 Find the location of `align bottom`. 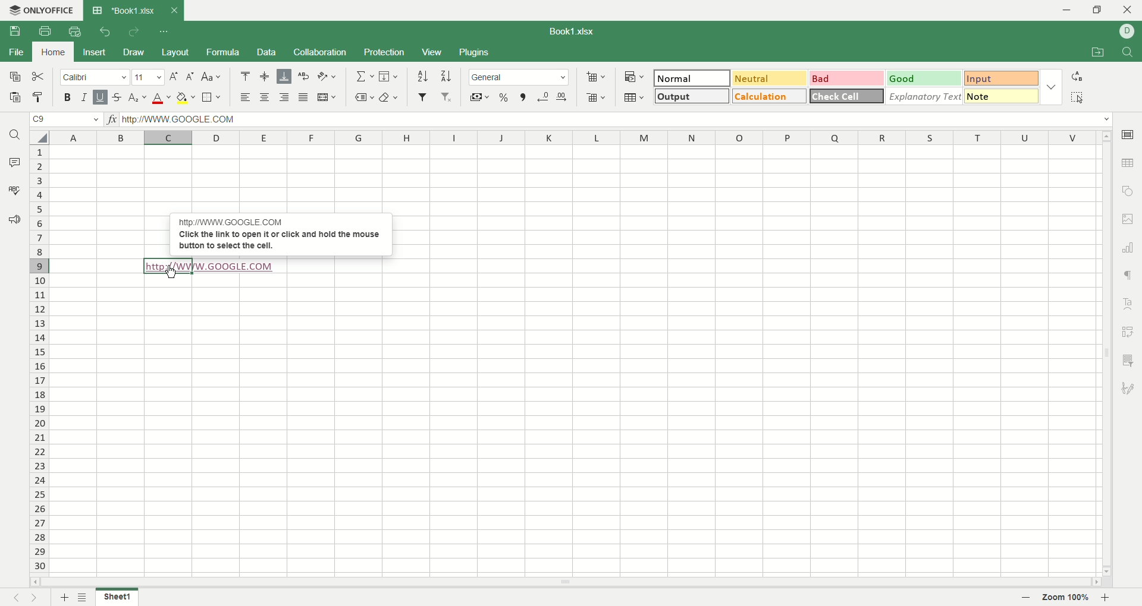

align bottom is located at coordinates (284, 76).